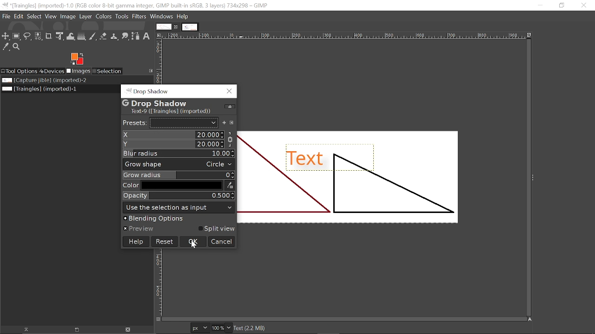 The image size is (595, 334). What do you see at coordinates (28, 36) in the screenshot?
I see `Free select` at bounding box center [28, 36].